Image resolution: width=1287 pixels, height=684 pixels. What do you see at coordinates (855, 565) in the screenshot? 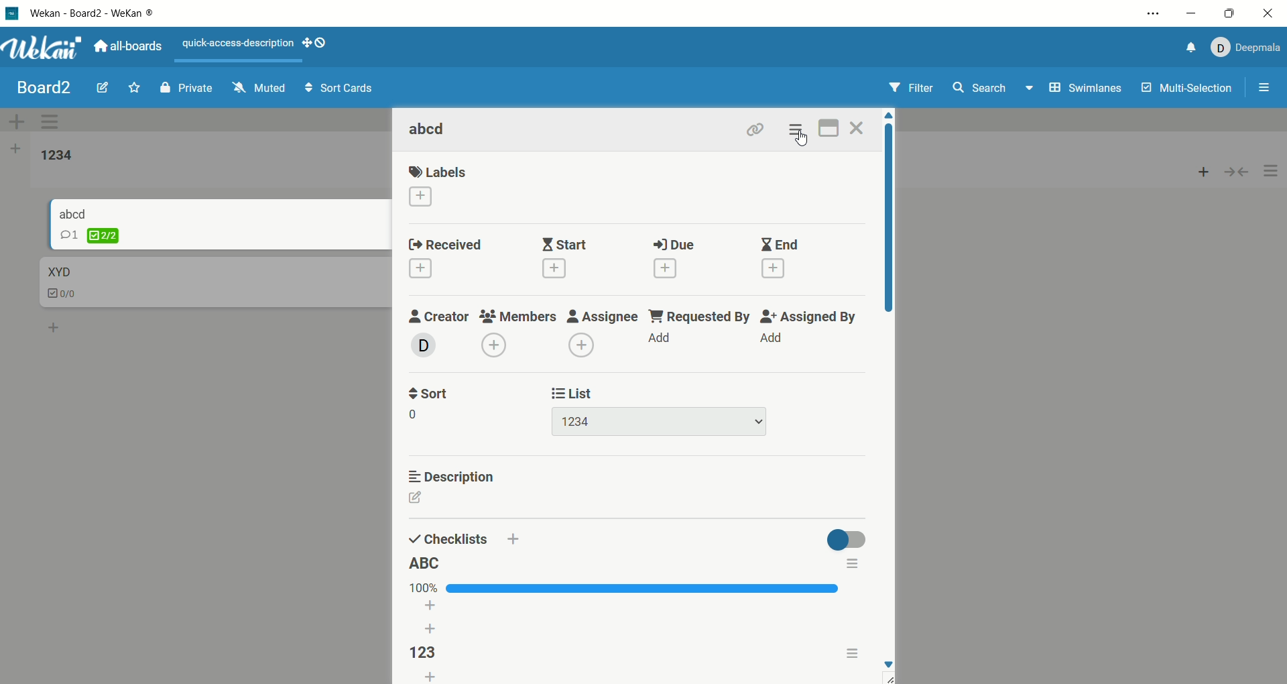
I see `options` at bounding box center [855, 565].